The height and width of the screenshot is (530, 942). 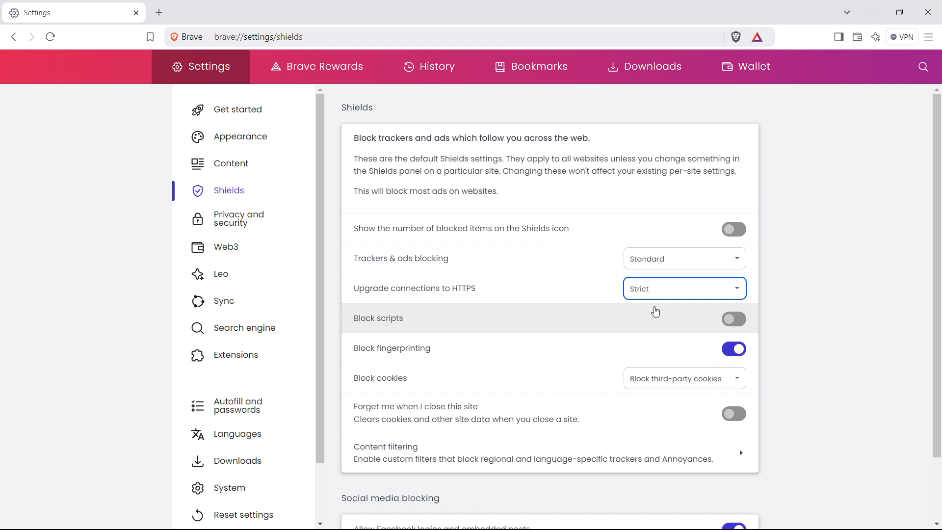 What do you see at coordinates (316, 66) in the screenshot?
I see `brave rewards` at bounding box center [316, 66].